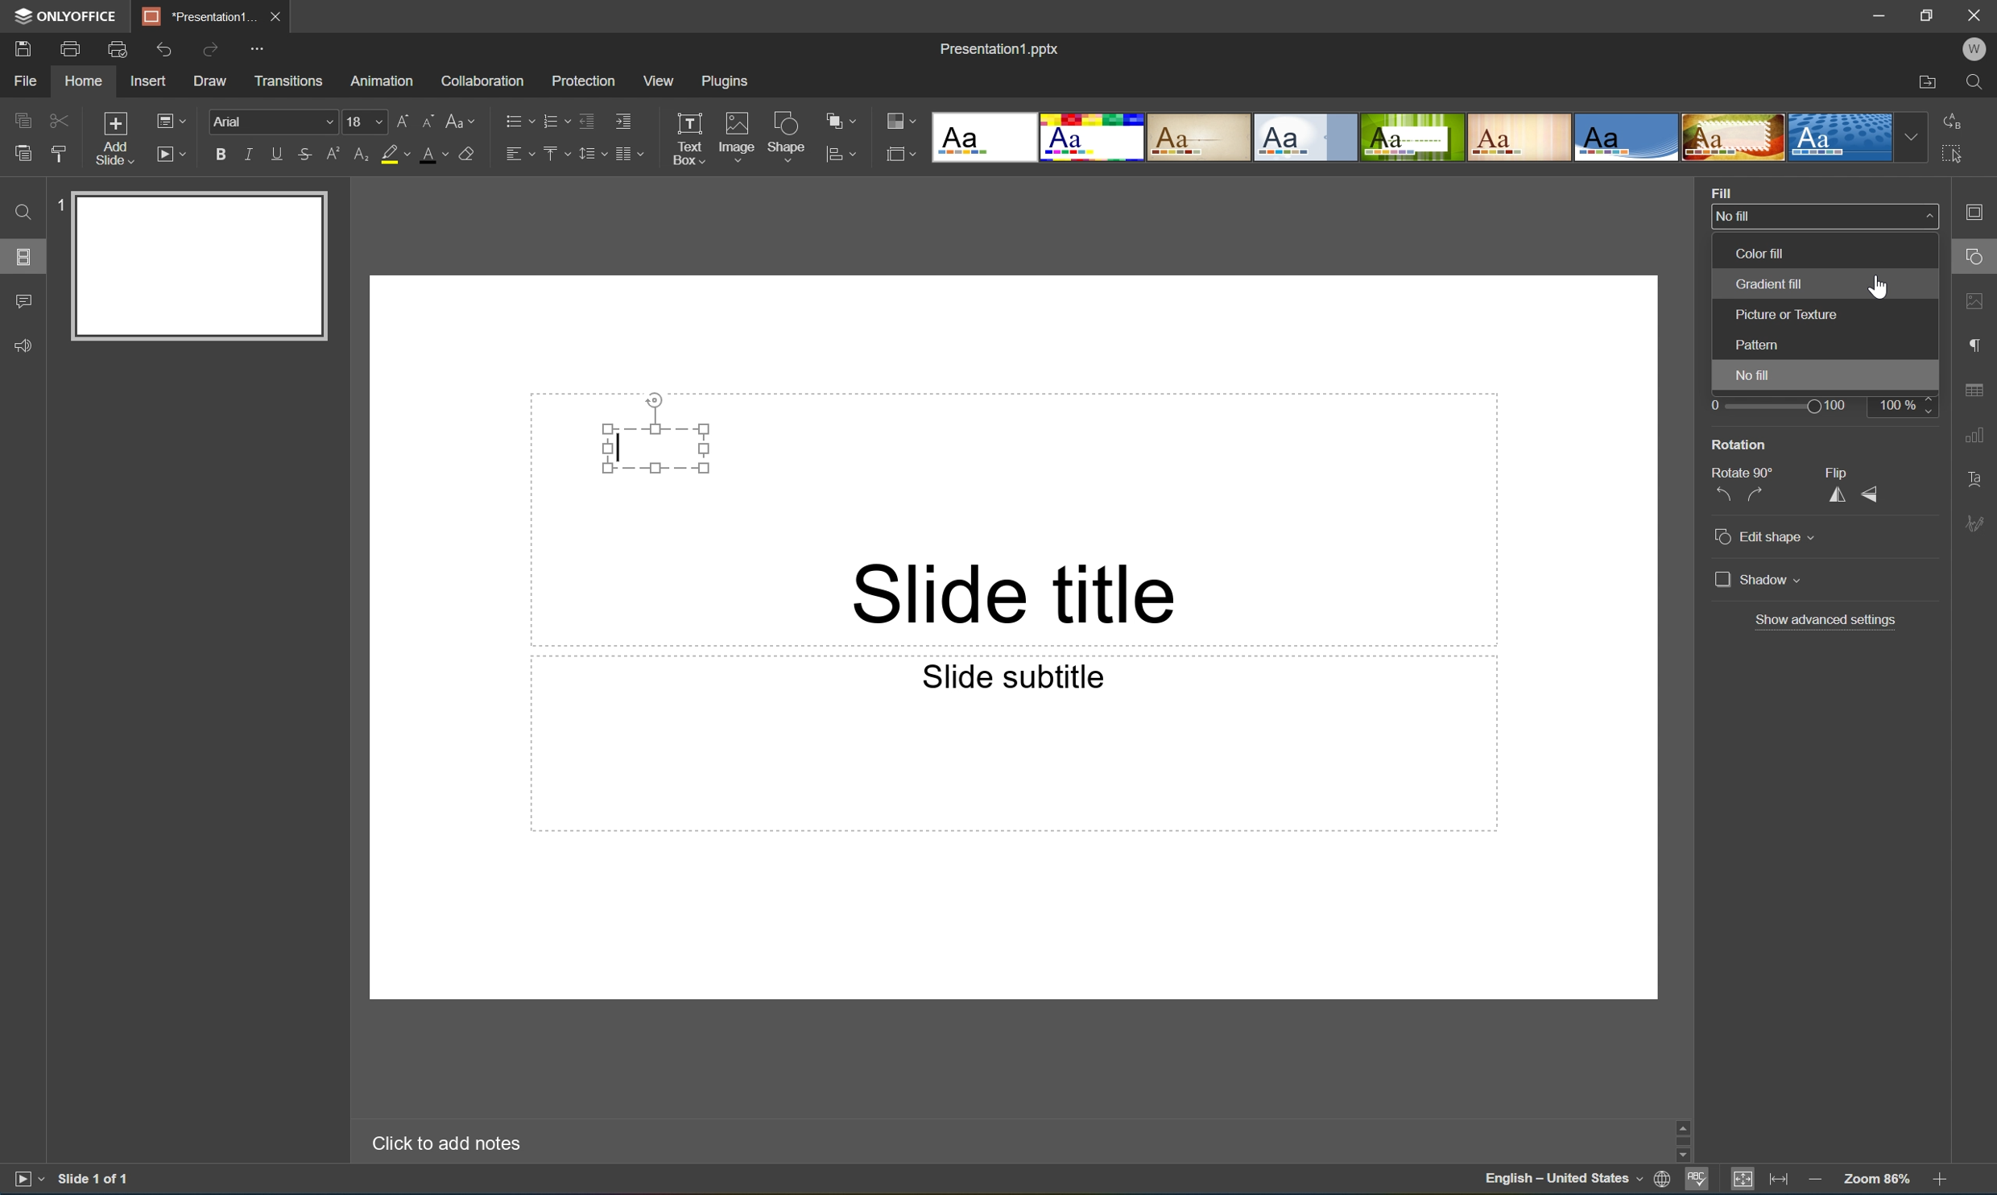  Describe the element at coordinates (335, 155) in the screenshot. I see `Superscript` at that location.